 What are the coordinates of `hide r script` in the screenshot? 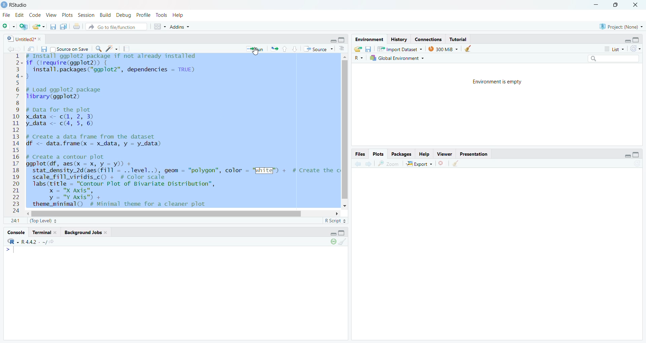 It's located at (625, 40).